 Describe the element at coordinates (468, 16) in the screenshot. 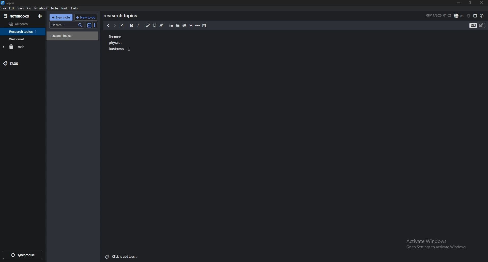

I see `set alarm` at that location.